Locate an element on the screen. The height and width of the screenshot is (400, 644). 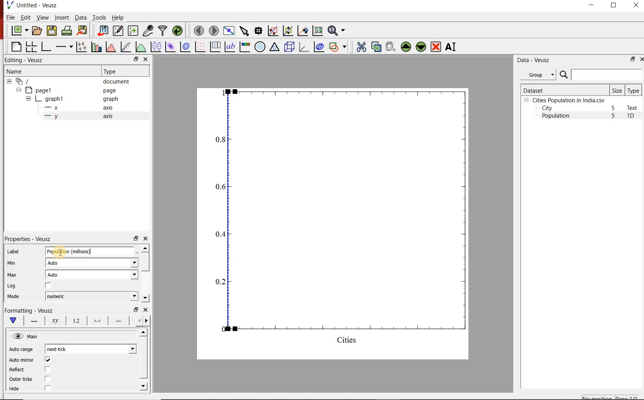
check/uncheck is located at coordinates (48, 369).